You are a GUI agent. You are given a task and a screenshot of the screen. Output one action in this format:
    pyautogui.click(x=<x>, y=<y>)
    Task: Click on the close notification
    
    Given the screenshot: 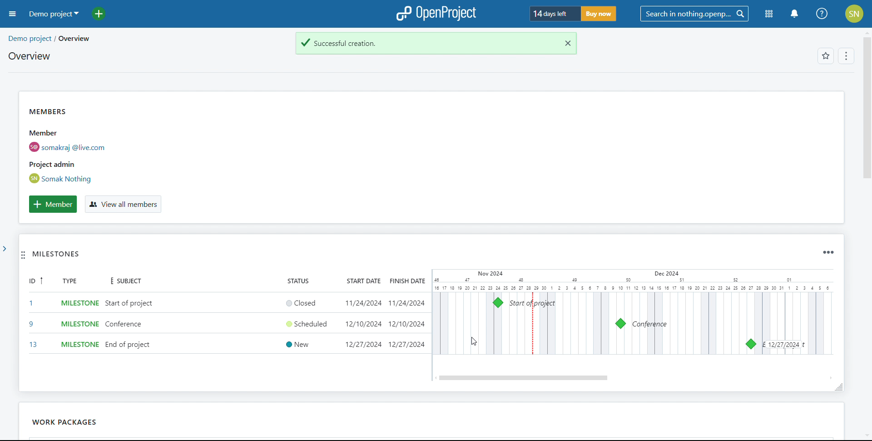 What is the action you would take?
    pyautogui.click(x=564, y=43)
    